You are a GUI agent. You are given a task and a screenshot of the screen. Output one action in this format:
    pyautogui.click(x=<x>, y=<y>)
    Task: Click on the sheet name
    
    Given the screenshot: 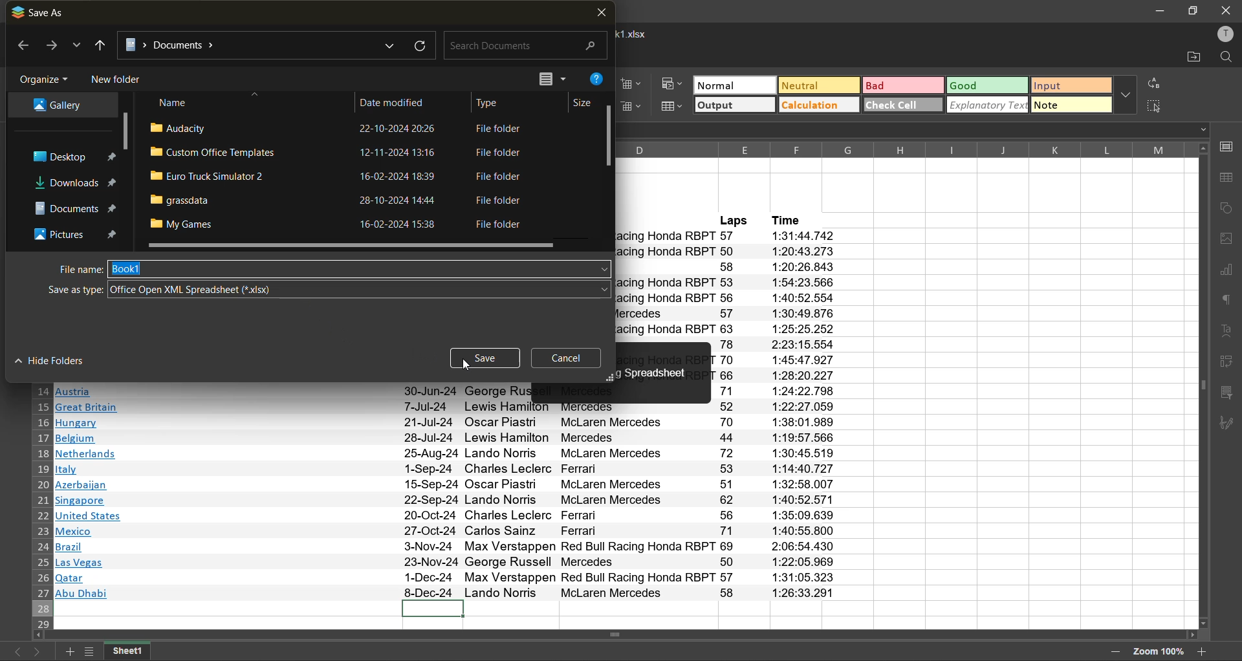 What is the action you would take?
    pyautogui.click(x=135, y=652)
    